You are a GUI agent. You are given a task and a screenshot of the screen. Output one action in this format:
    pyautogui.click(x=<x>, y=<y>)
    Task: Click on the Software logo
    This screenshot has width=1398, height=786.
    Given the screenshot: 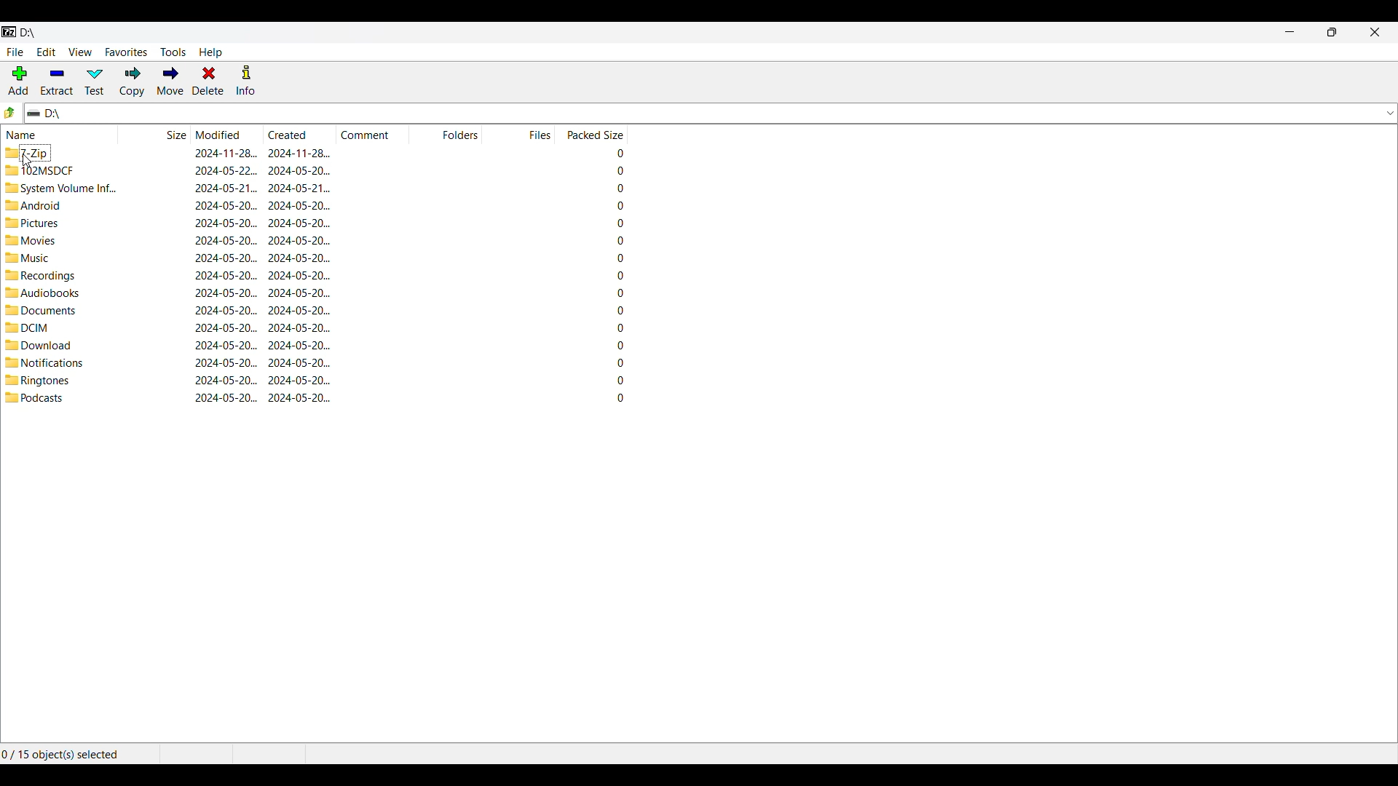 What is the action you would take?
    pyautogui.click(x=9, y=32)
    